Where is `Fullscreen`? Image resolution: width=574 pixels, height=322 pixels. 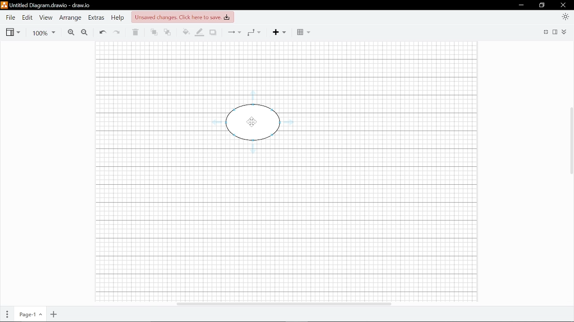 Fullscreen is located at coordinates (547, 31).